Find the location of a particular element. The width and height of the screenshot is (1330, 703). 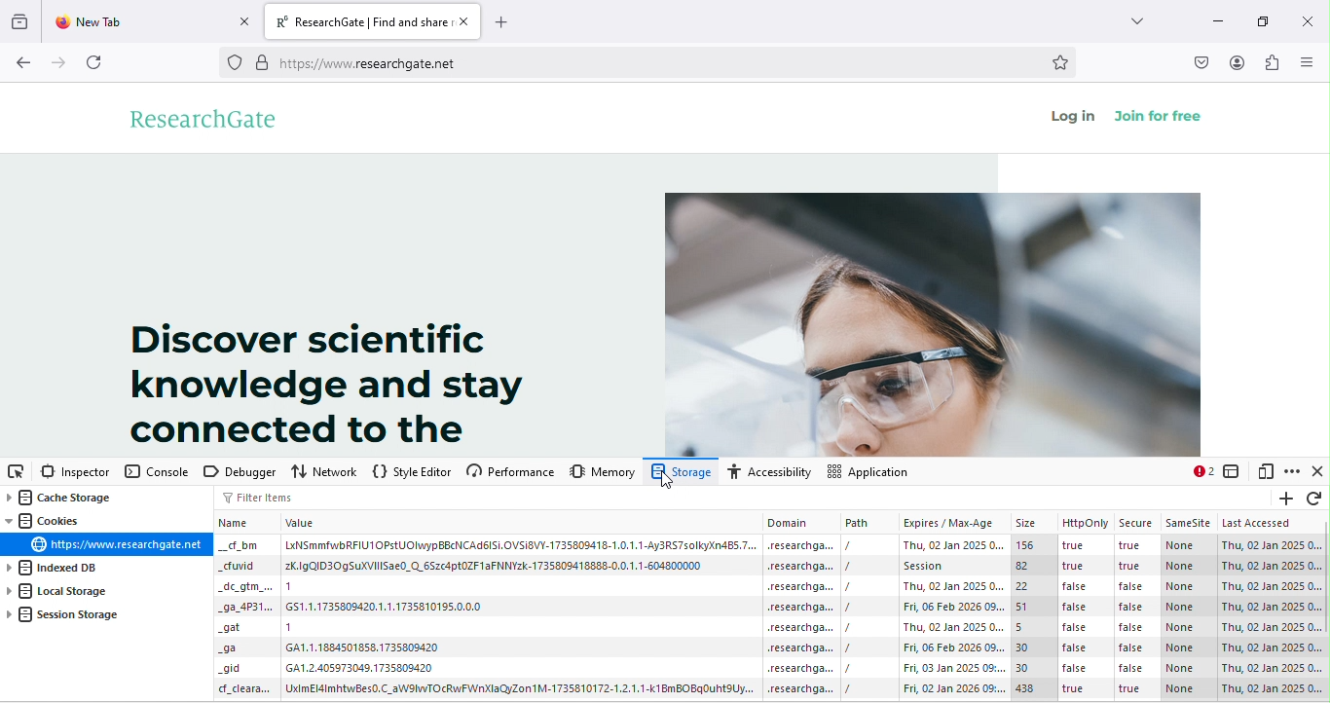

memory is located at coordinates (603, 473).